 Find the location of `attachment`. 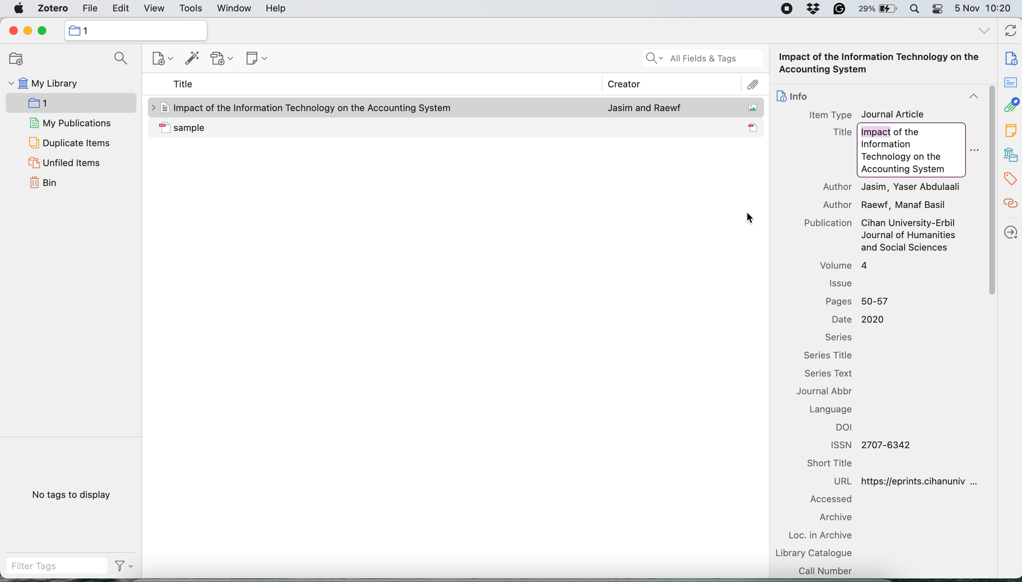

attachment is located at coordinates (1010, 106).